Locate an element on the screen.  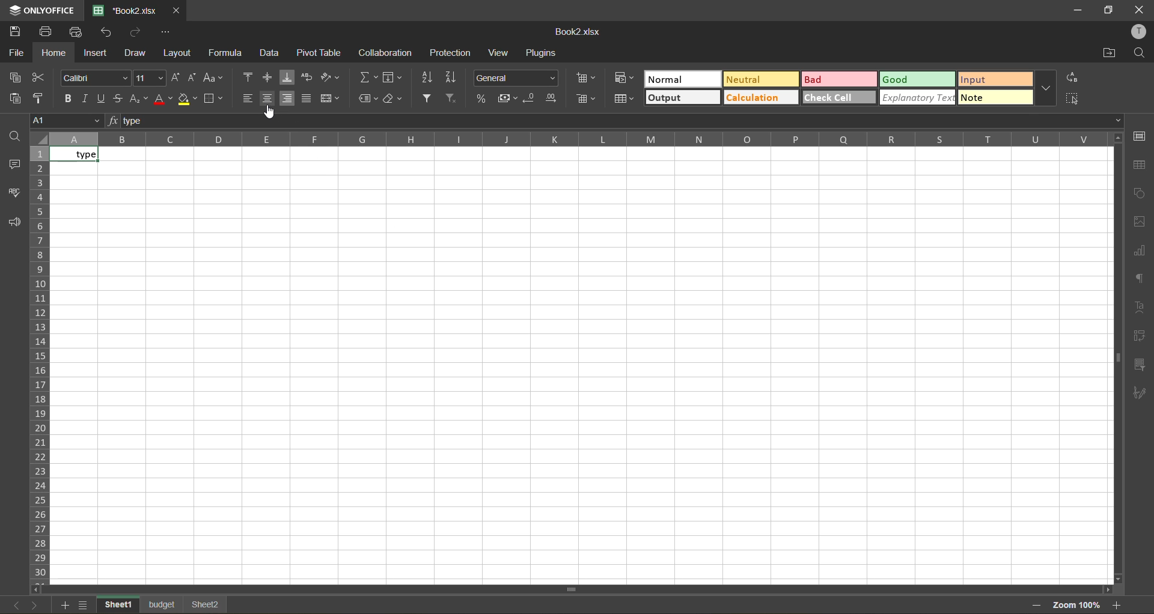
print is located at coordinates (50, 32).